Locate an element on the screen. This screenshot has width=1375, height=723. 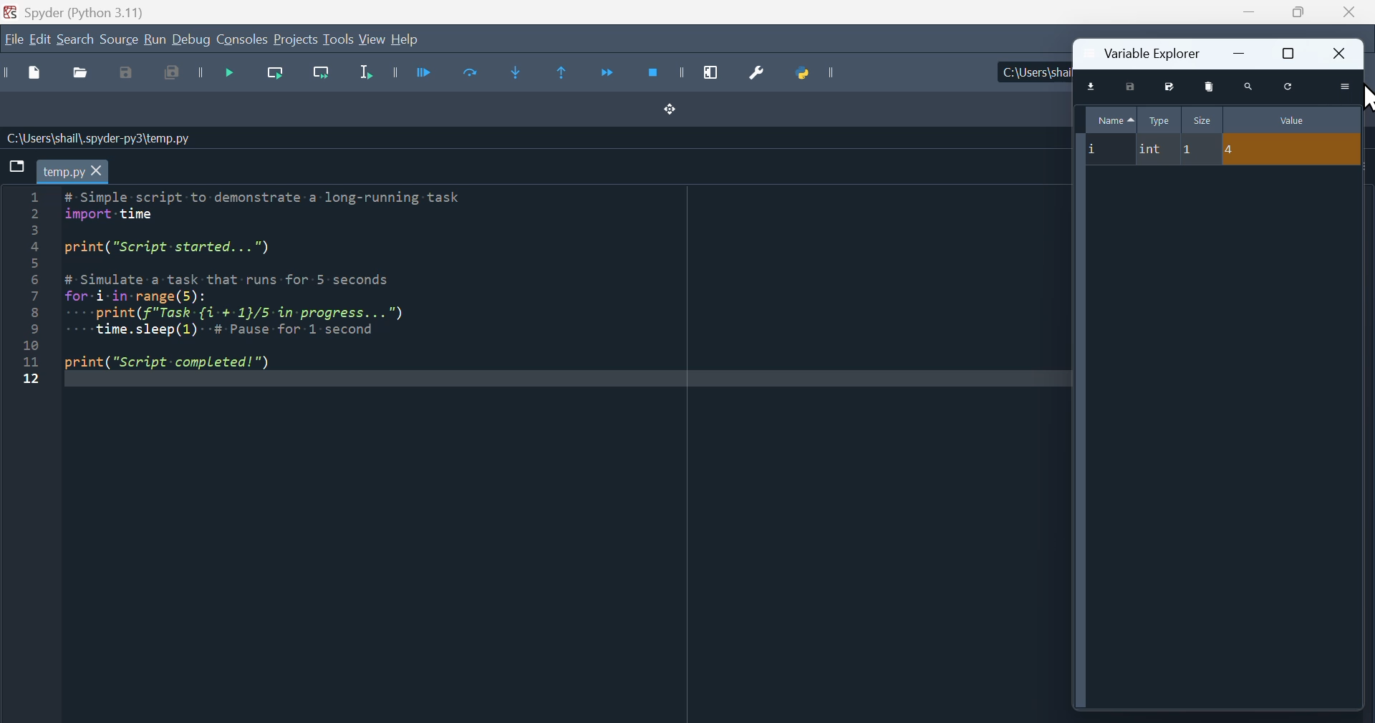
refresh variables is located at coordinates (1290, 86).